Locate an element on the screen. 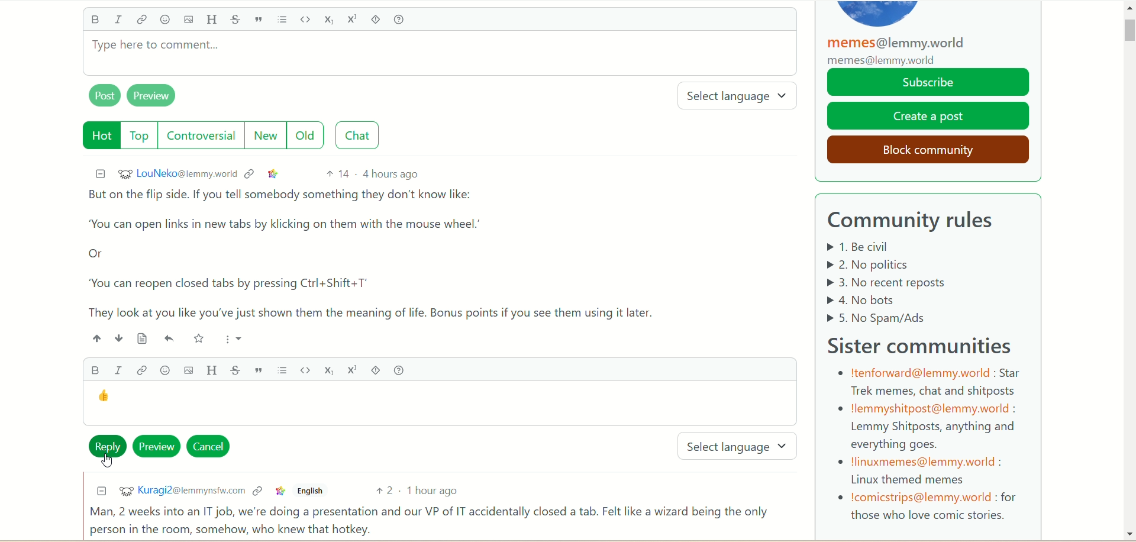  14 votes up is located at coordinates (337, 174).